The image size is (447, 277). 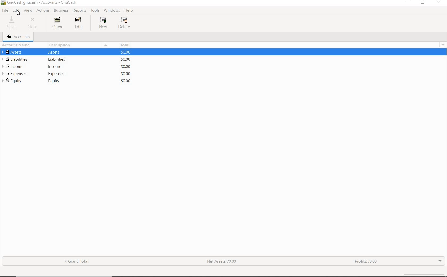 What do you see at coordinates (130, 59) in the screenshot?
I see `` at bounding box center [130, 59].